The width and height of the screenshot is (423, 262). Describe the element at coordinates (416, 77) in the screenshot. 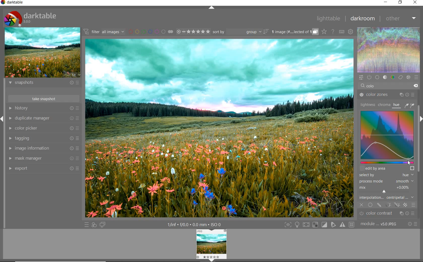

I see `presets` at that location.